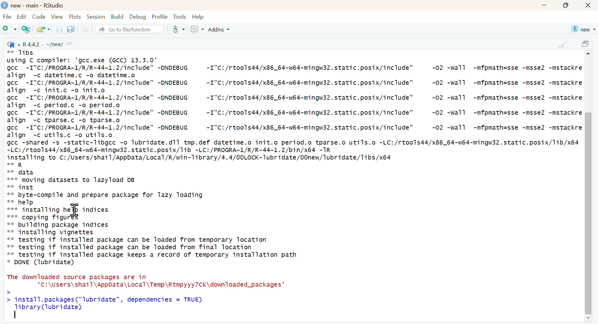  What do you see at coordinates (58, 29) in the screenshot?
I see `save the current document` at bounding box center [58, 29].